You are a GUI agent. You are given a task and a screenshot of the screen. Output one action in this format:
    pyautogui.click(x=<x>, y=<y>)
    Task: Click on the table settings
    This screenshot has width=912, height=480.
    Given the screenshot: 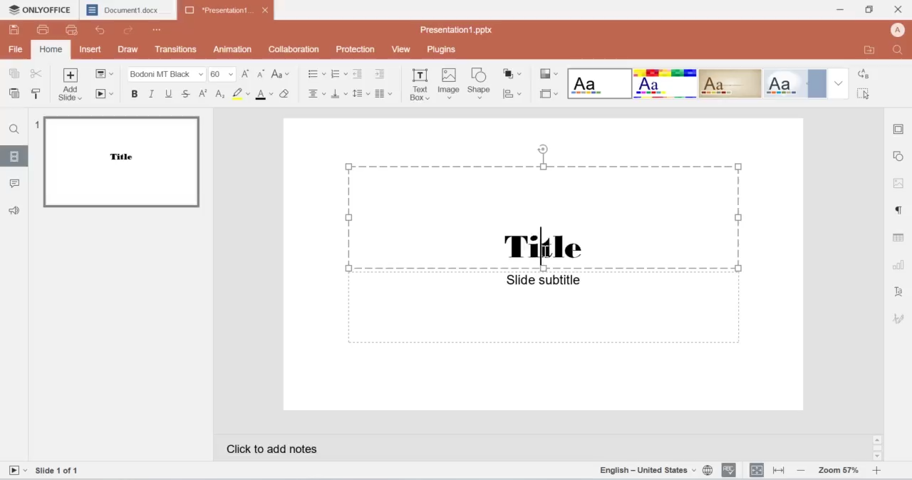 What is the action you would take?
    pyautogui.click(x=899, y=239)
    